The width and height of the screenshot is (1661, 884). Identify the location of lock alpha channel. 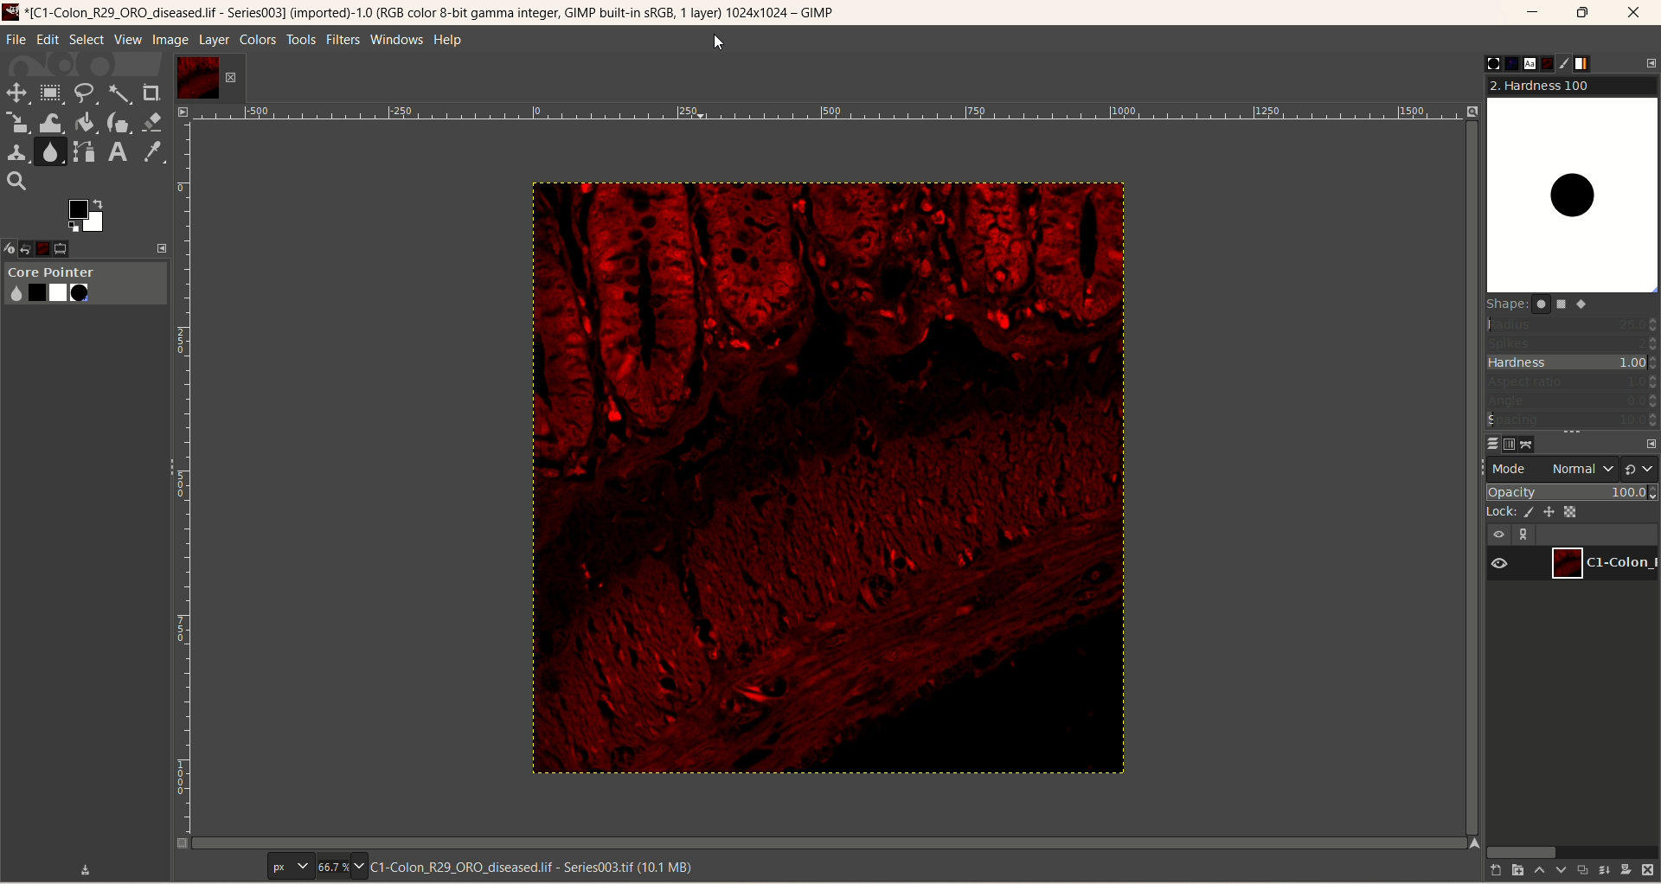
(1580, 512).